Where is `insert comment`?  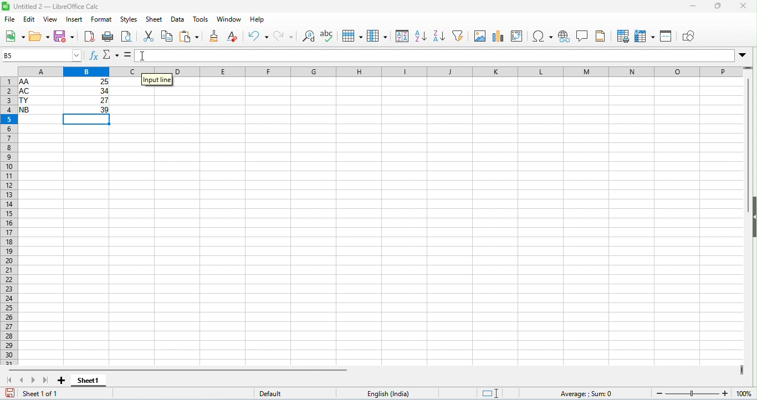
insert comment is located at coordinates (582, 36).